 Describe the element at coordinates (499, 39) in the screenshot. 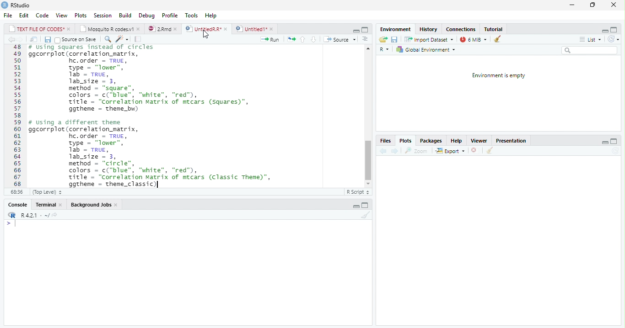

I see `clear history` at that location.